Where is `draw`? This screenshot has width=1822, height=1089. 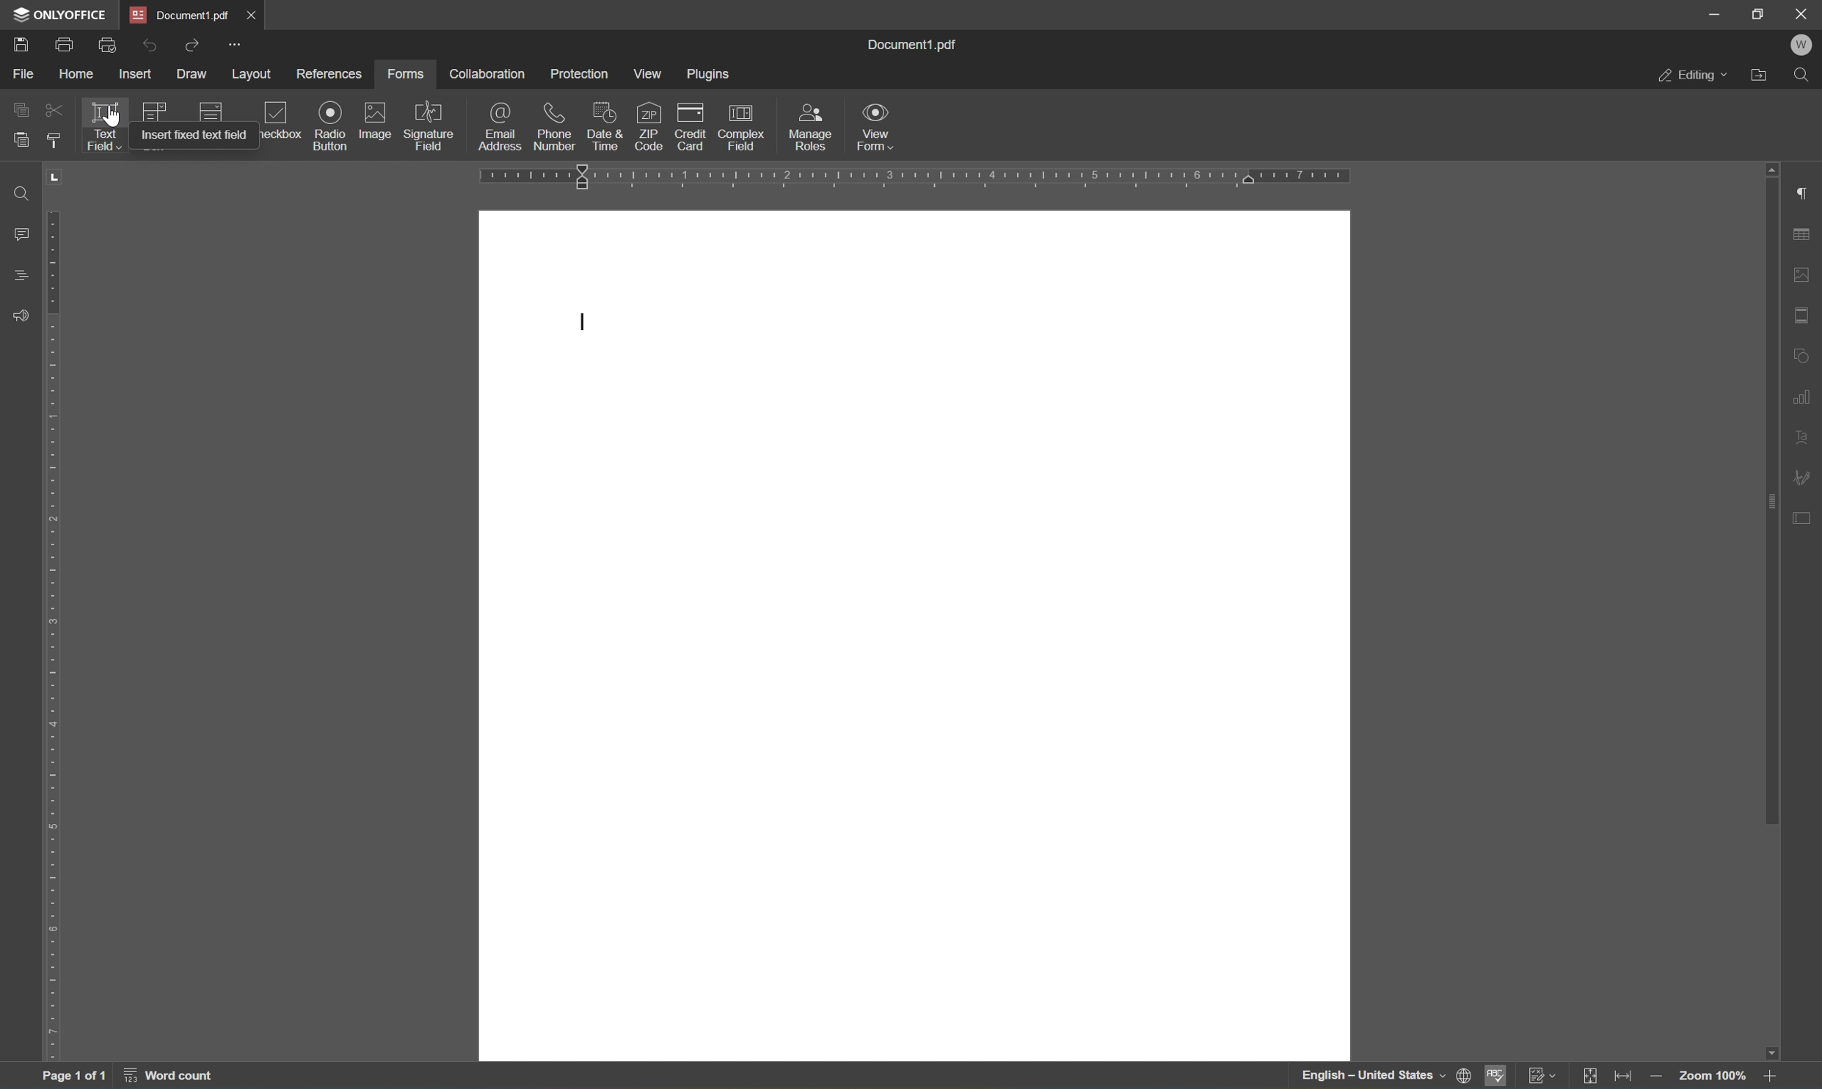 draw is located at coordinates (190, 75).